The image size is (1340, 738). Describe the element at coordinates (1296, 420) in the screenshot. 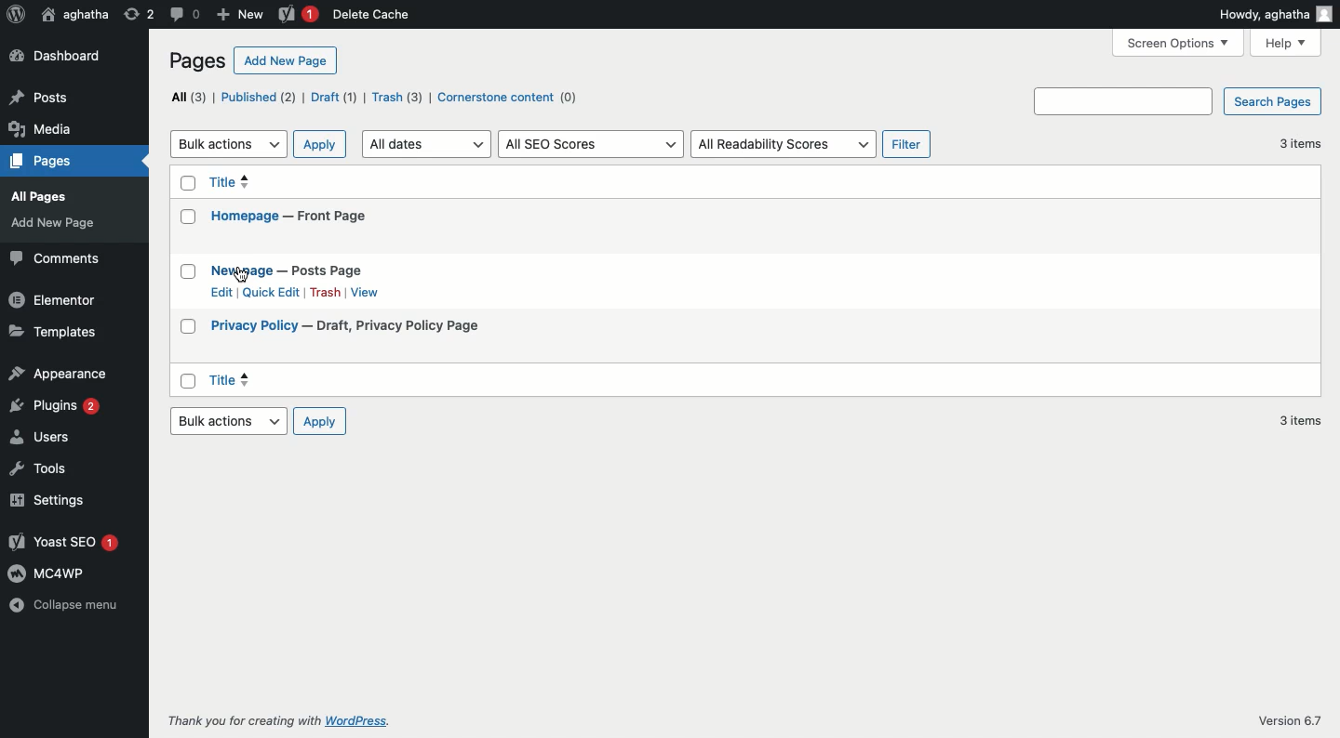

I see `3 items` at that location.